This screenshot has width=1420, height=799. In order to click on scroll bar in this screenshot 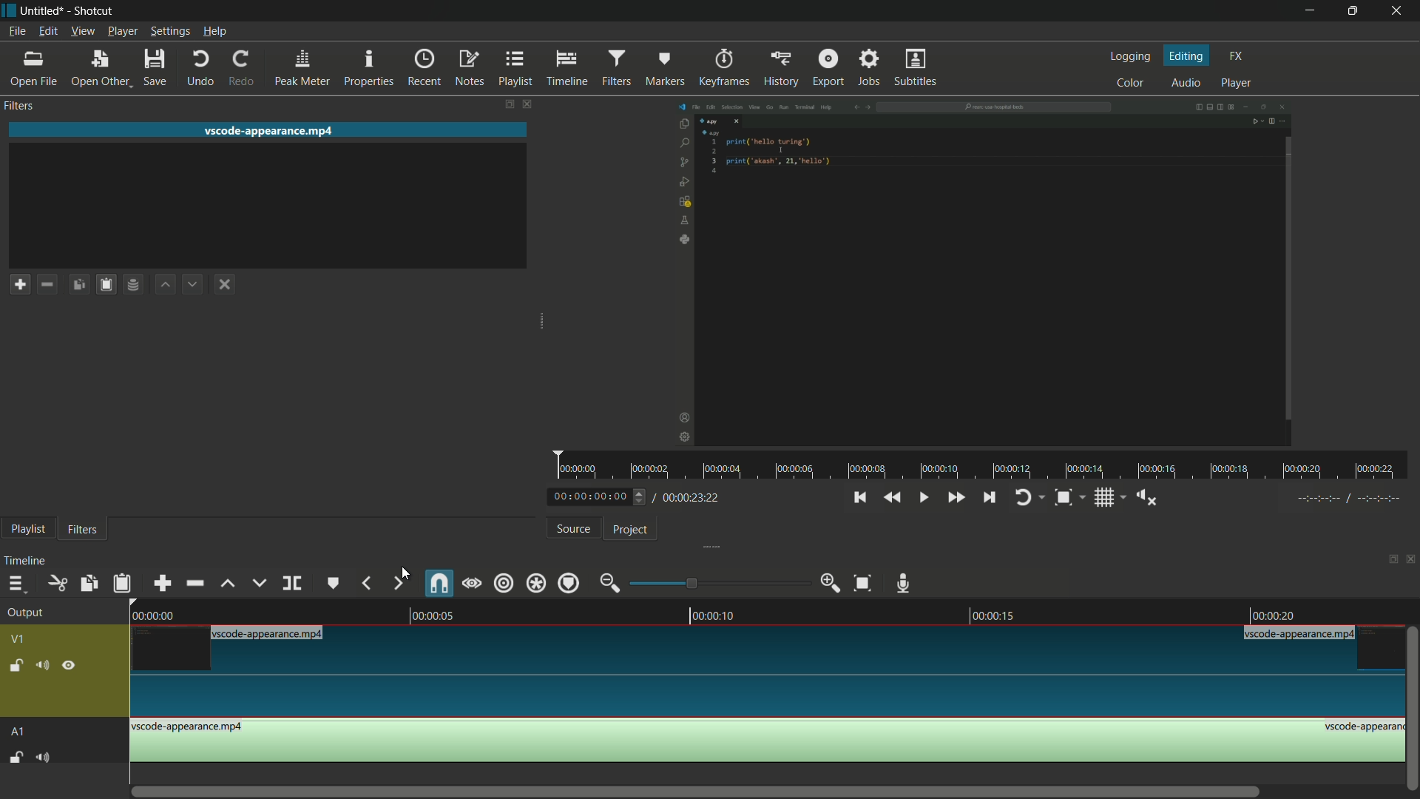, I will do `click(708, 792)`.